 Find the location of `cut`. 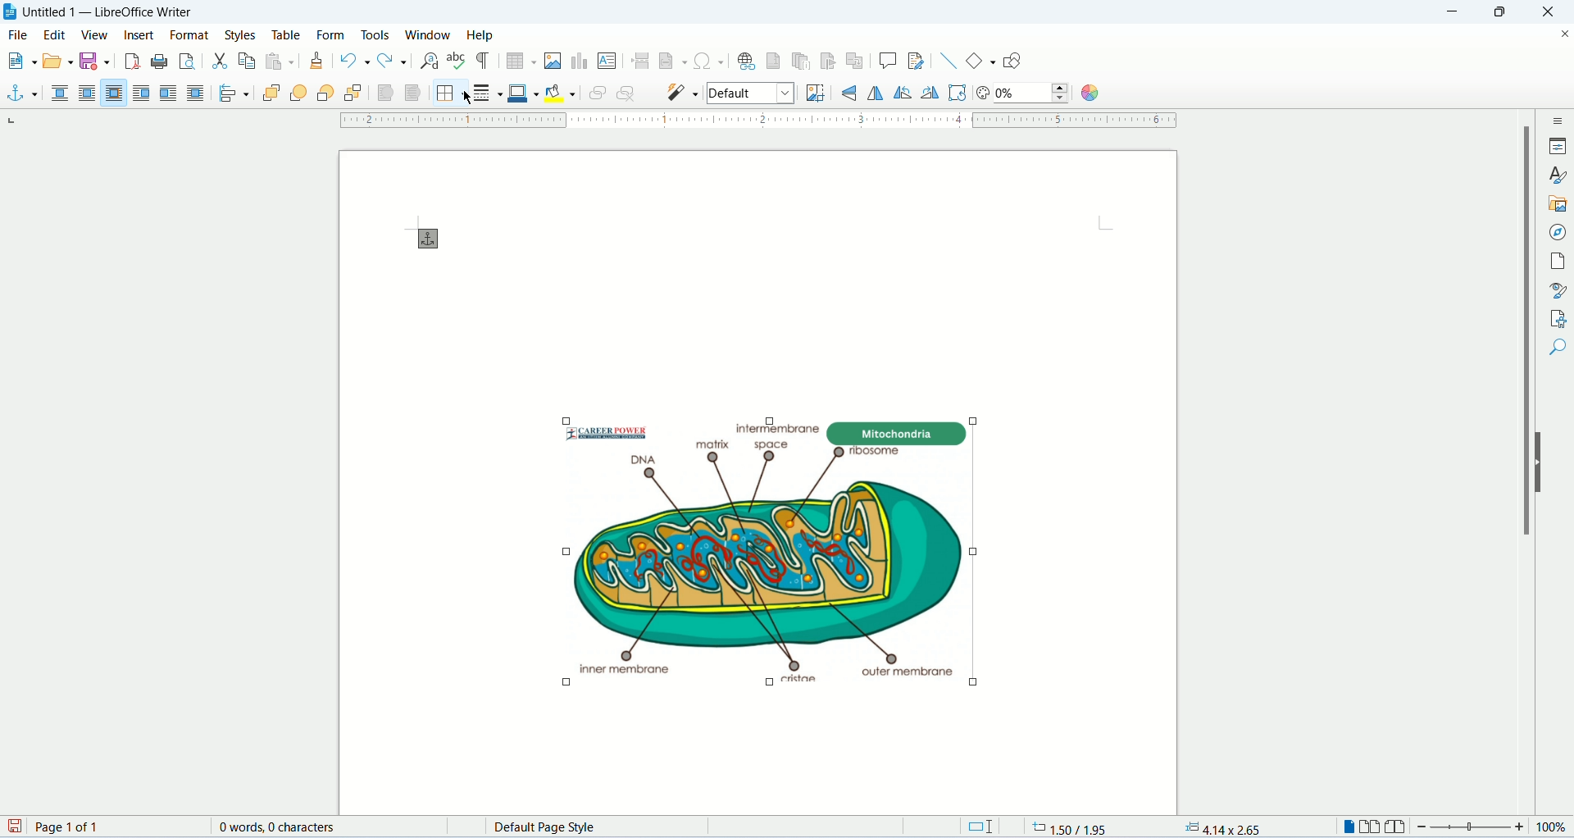

cut is located at coordinates (221, 62).